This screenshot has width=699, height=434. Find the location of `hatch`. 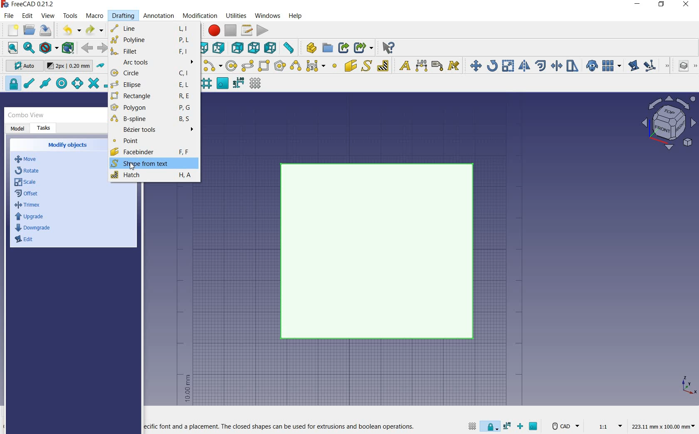

hatch is located at coordinates (383, 65).